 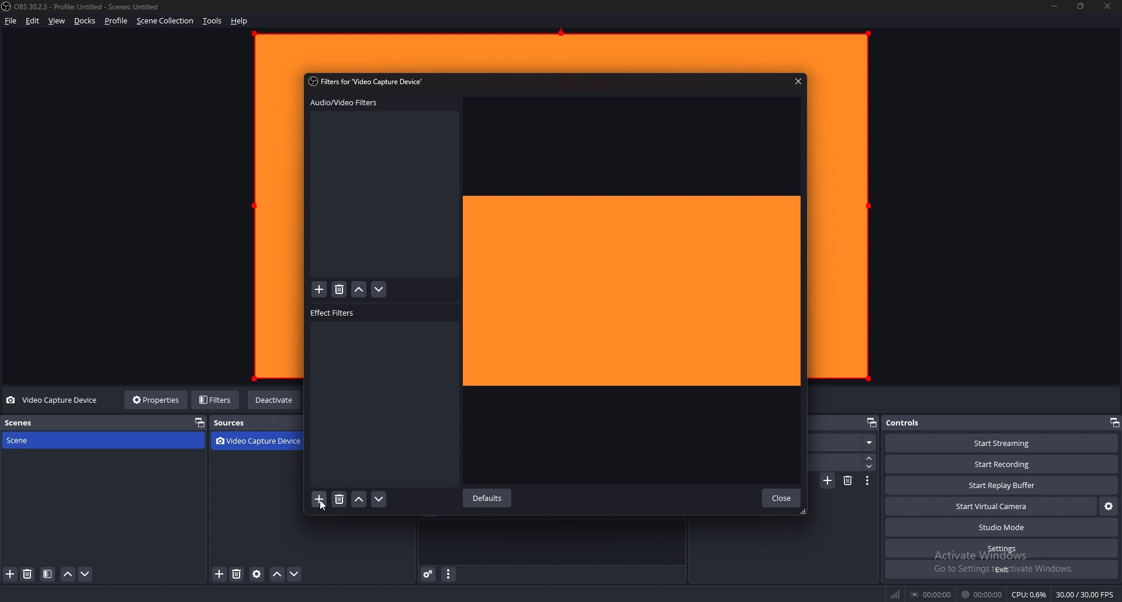 What do you see at coordinates (320, 290) in the screenshot?
I see `add` at bounding box center [320, 290].